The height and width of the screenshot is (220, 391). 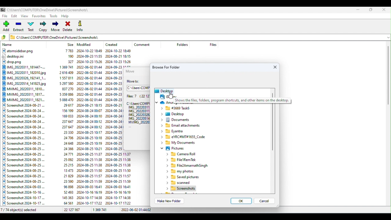 I want to click on Folder, so click(x=180, y=172).